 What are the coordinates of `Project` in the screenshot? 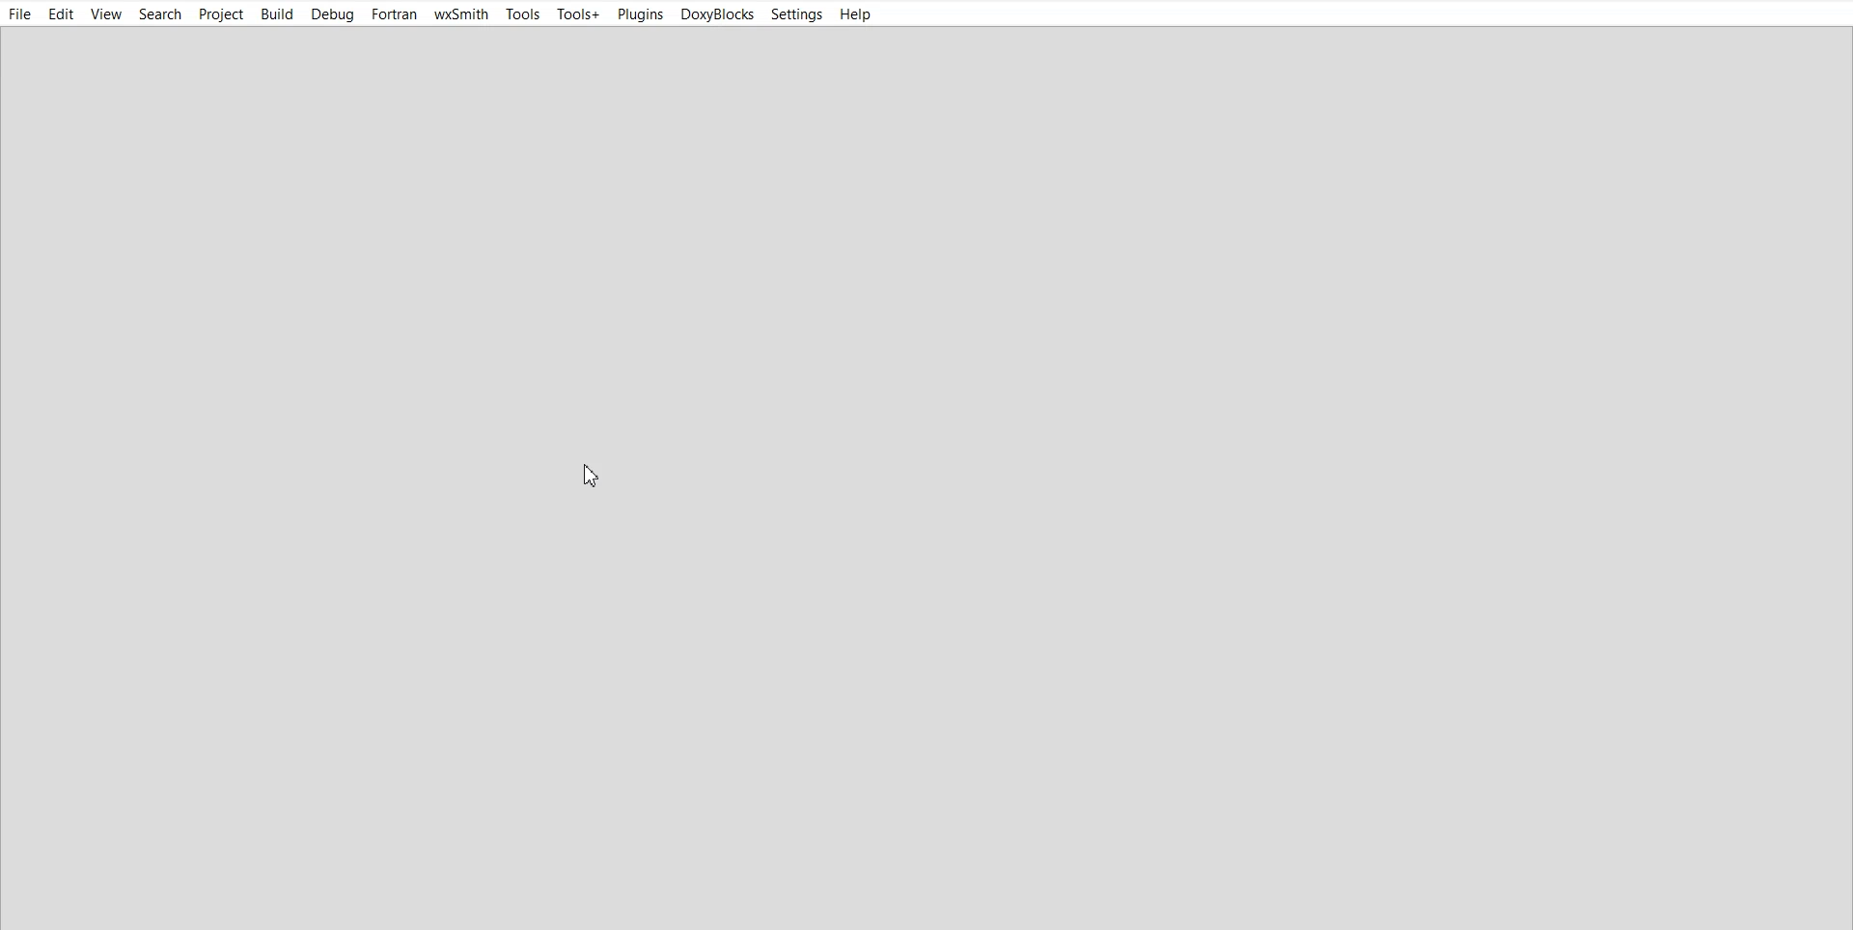 It's located at (219, 14).